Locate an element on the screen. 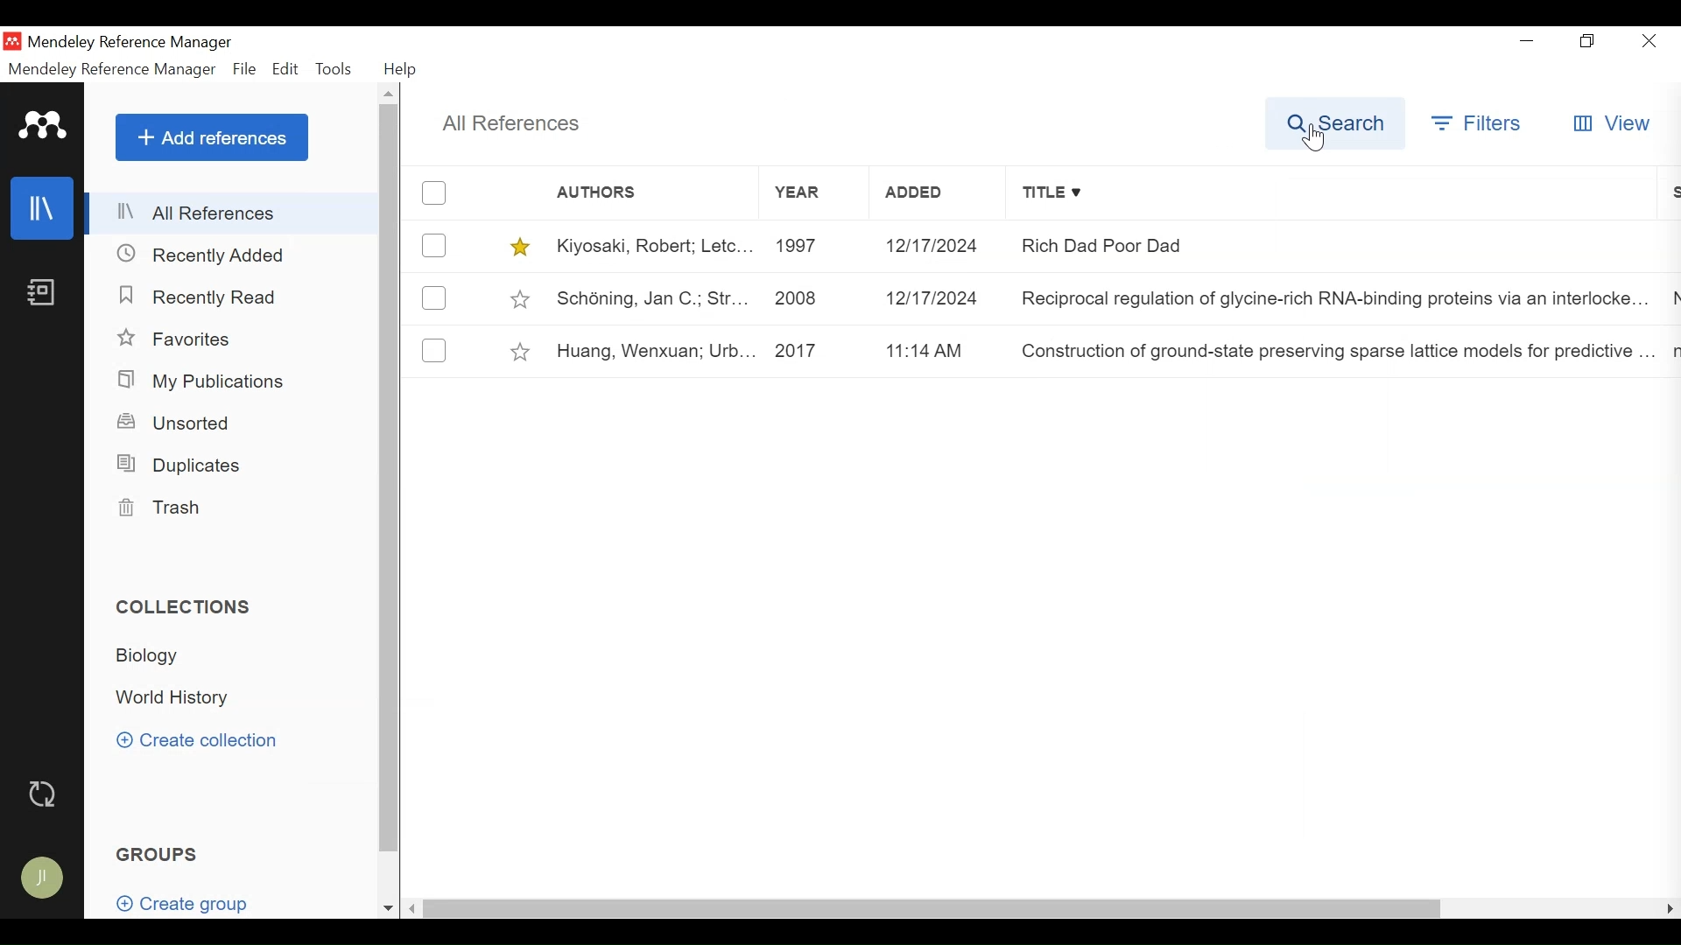 This screenshot has width=1681, height=945. Vertical Scroll bar is located at coordinates (388, 479).